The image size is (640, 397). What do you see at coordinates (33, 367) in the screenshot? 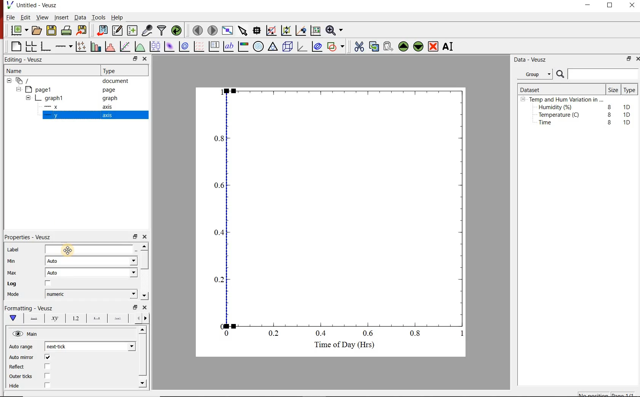
I see `Reflect` at bounding box center [33, 367].